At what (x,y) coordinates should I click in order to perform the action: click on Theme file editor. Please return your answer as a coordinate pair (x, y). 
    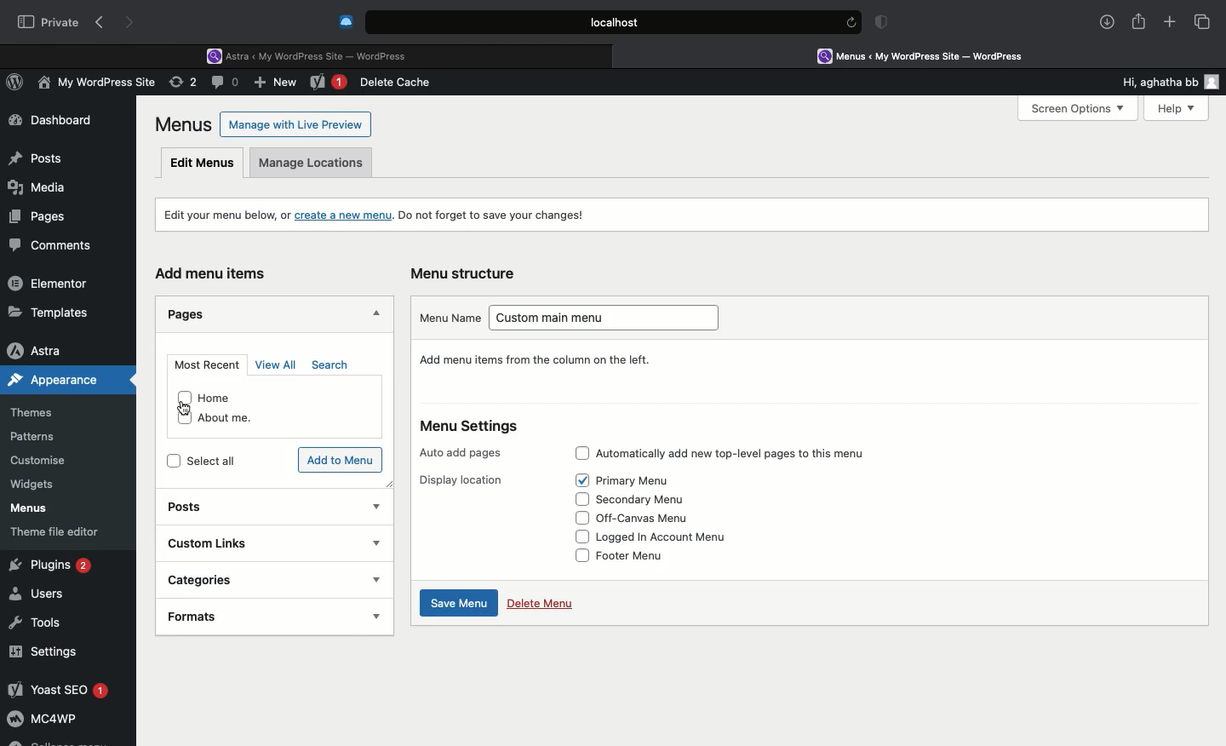
    Looking at the image, I should click on (61, 531).